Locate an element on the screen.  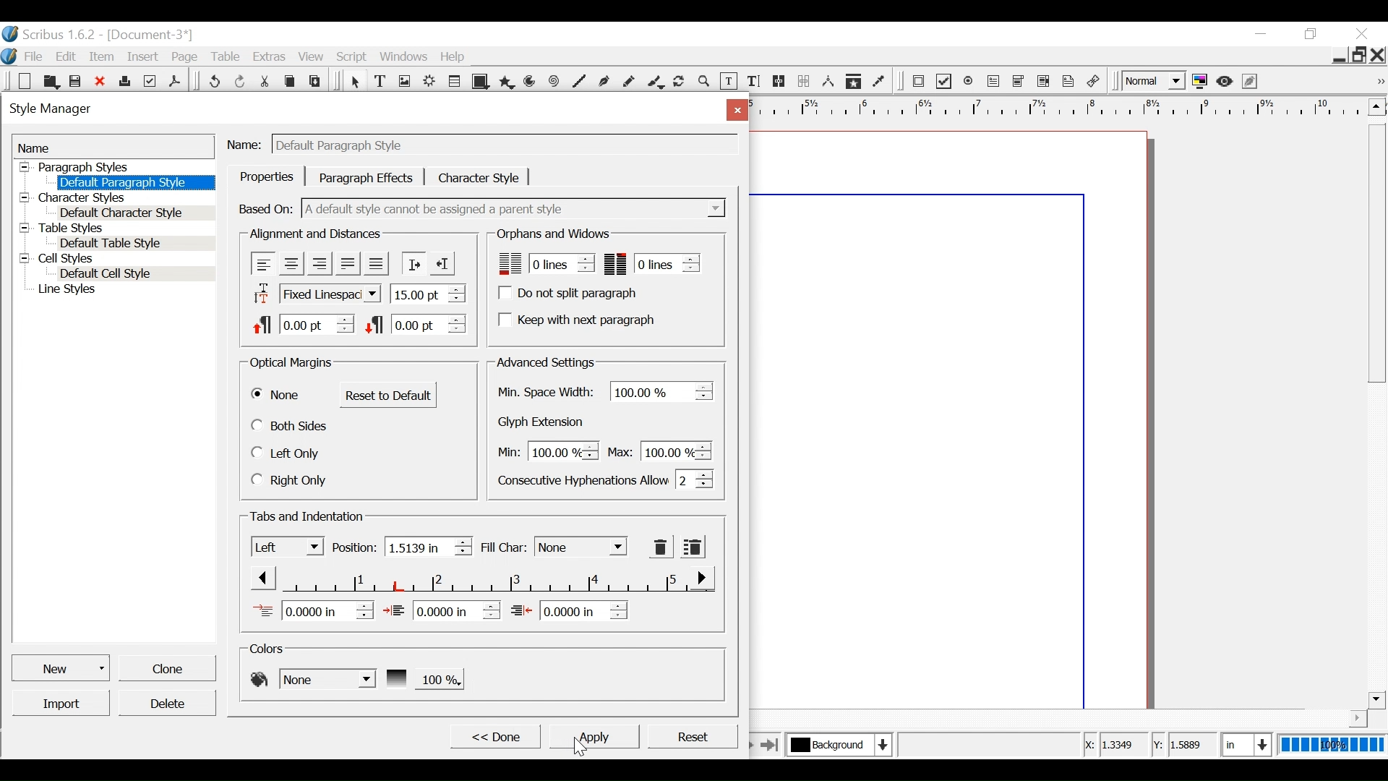
Zoom is located at coordinates (704, 83).